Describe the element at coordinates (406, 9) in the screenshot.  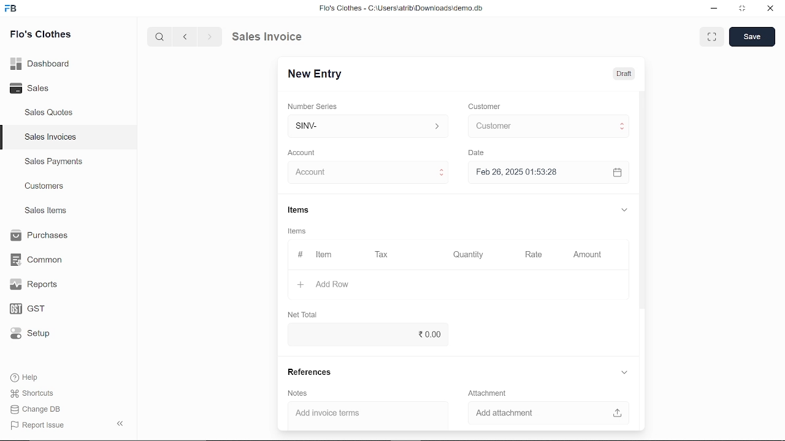
I see `Flo's Clothes - C:\UsersatribiDownloads\demo.do` at that location.